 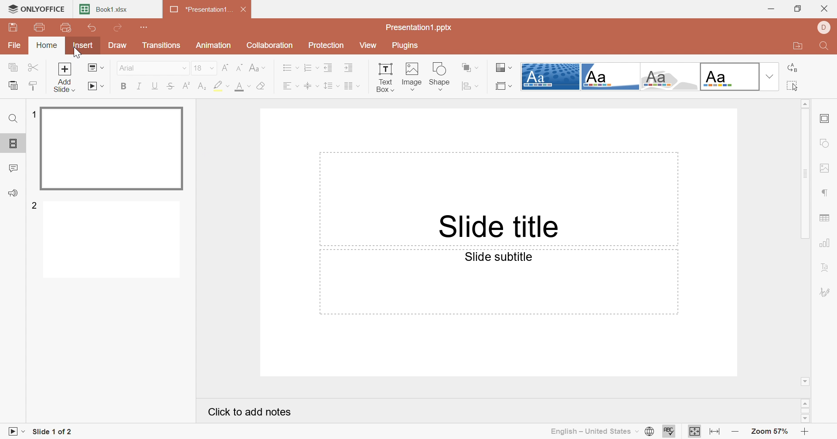 I want to click on Increment font size, so click(x=225, y=69).